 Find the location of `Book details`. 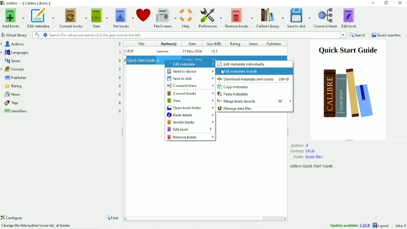

Book details is located at coordinates (190, 115).